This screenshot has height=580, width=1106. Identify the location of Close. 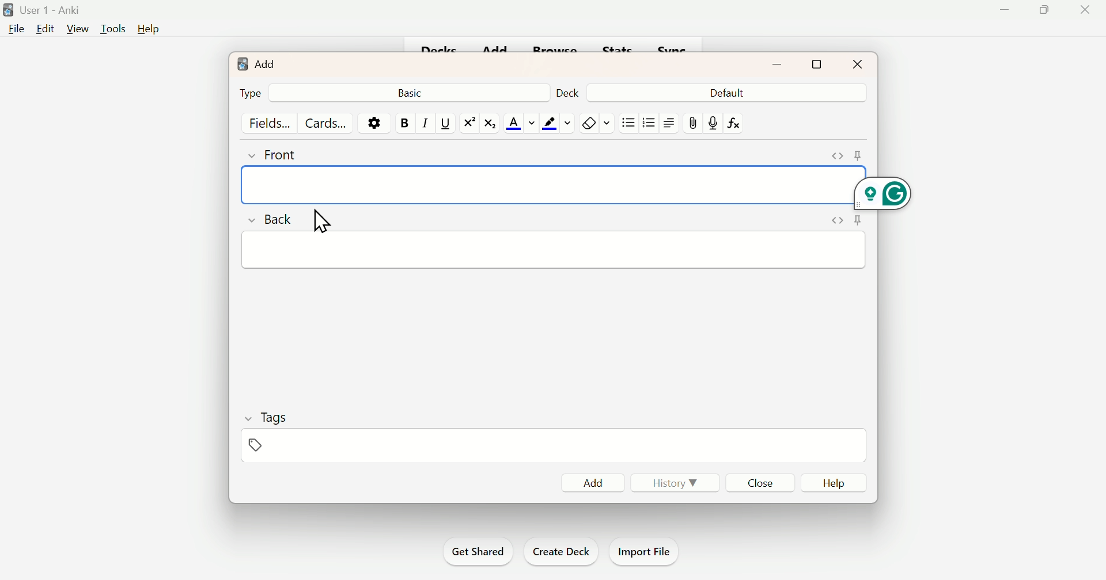
(1085, 10).